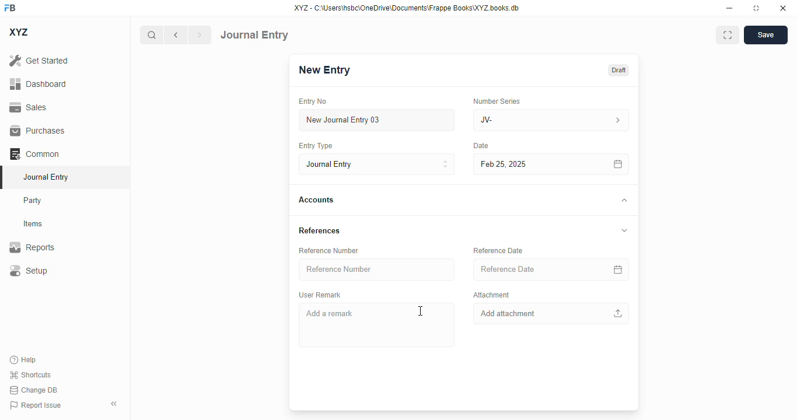 The width and height of the screenshot is (797, 420). I want to click on cursor, so click(421, 310).